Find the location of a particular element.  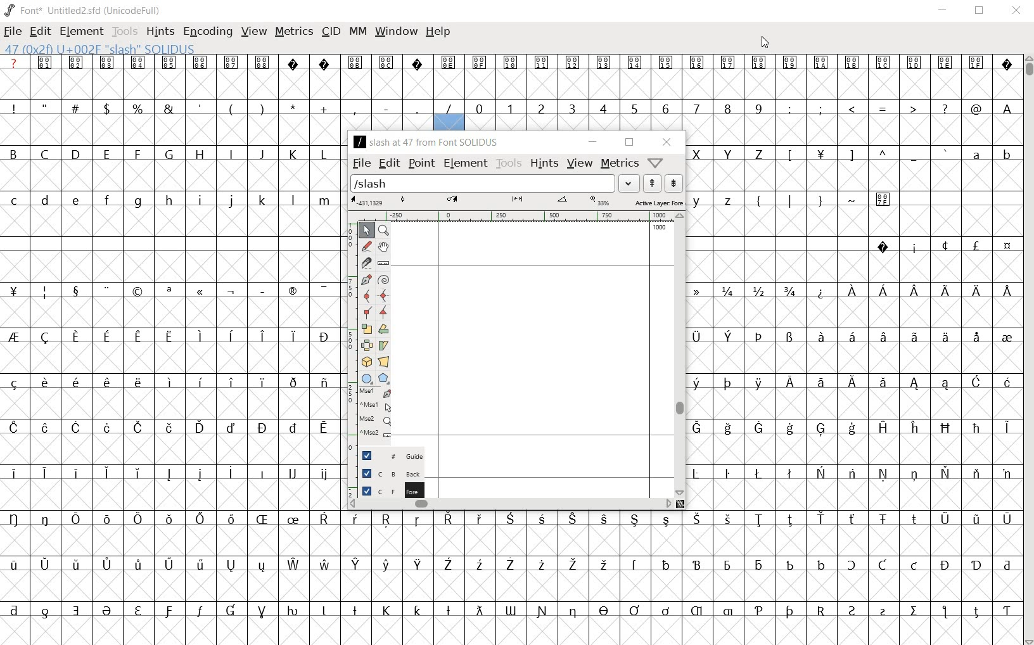

symbols is located at coordinates (864, 155).